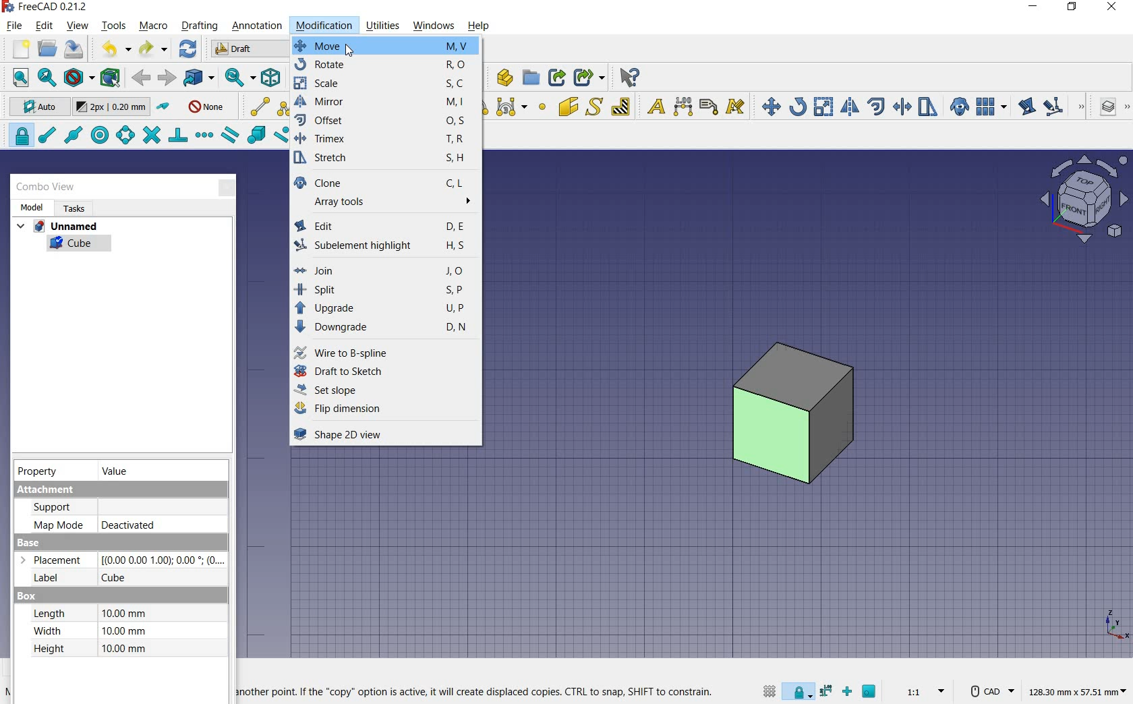  I want to click on mirror, so click(850, 107).